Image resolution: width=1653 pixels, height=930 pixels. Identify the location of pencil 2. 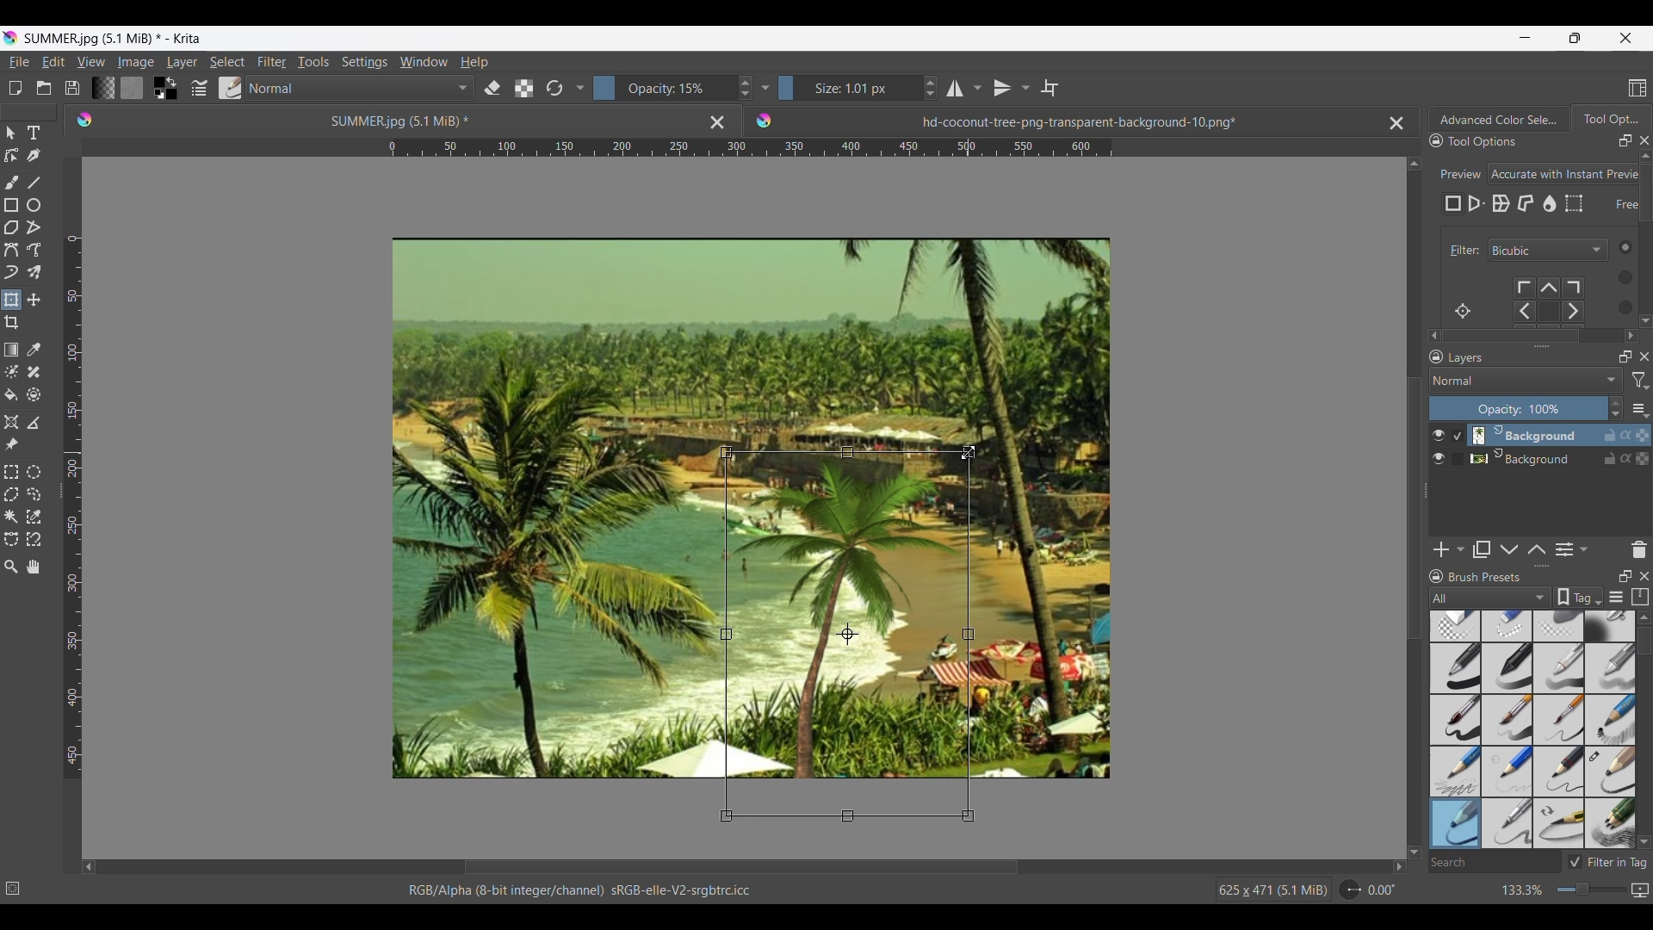
(1560, 772).